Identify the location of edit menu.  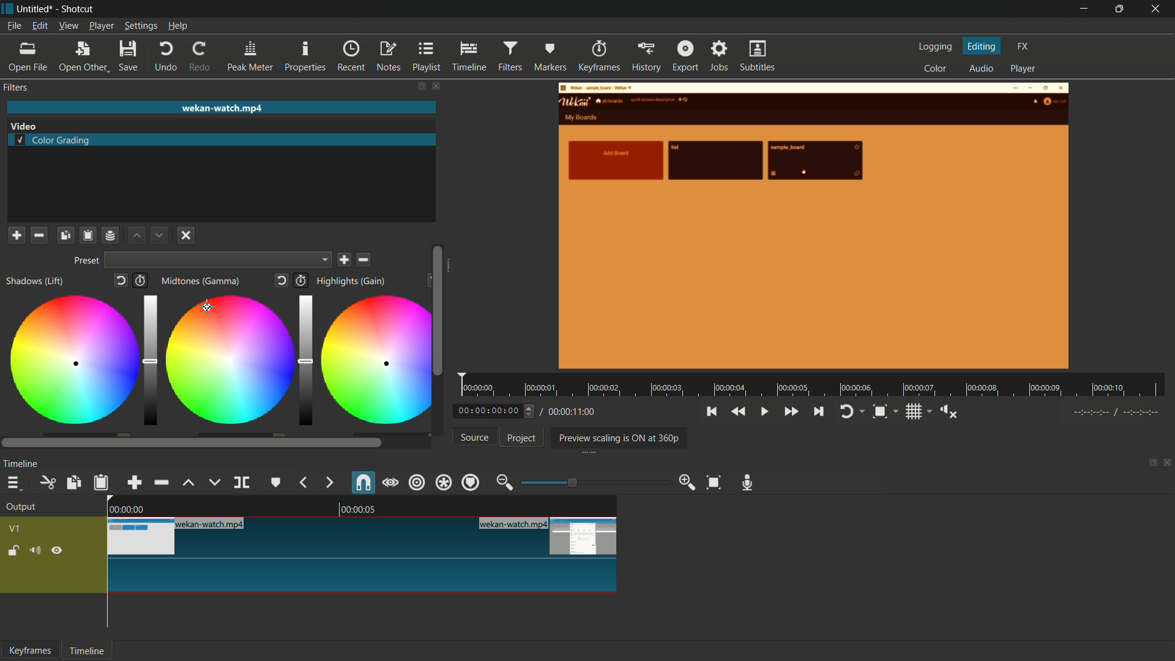
(39, 26).